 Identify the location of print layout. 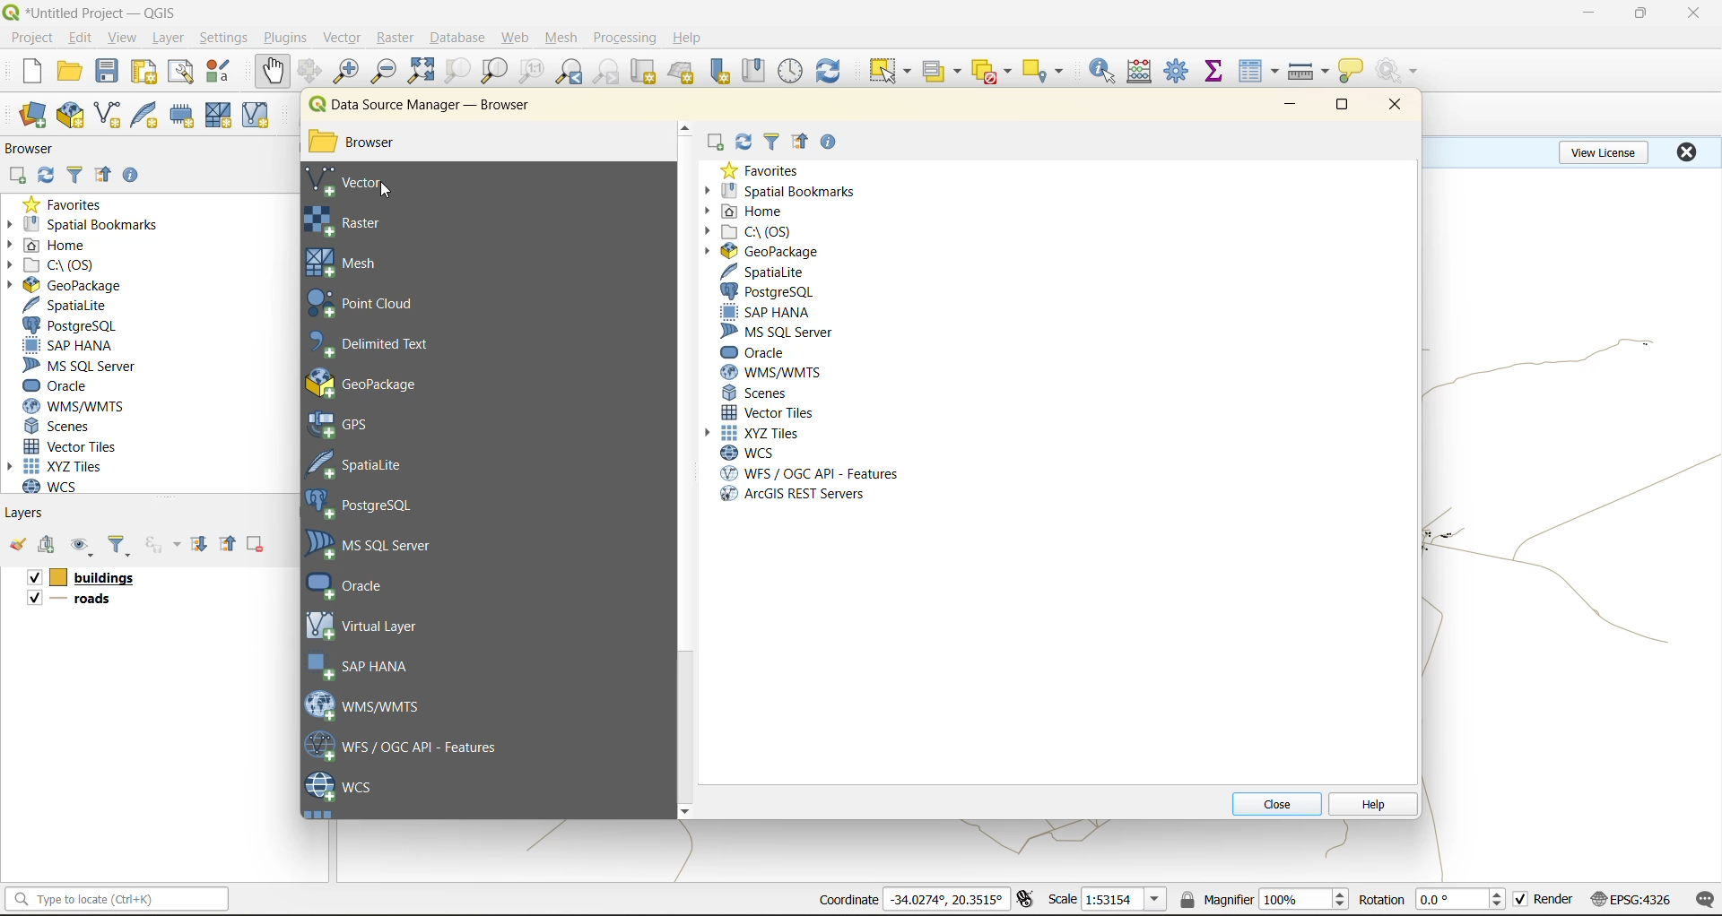
(148, 73).